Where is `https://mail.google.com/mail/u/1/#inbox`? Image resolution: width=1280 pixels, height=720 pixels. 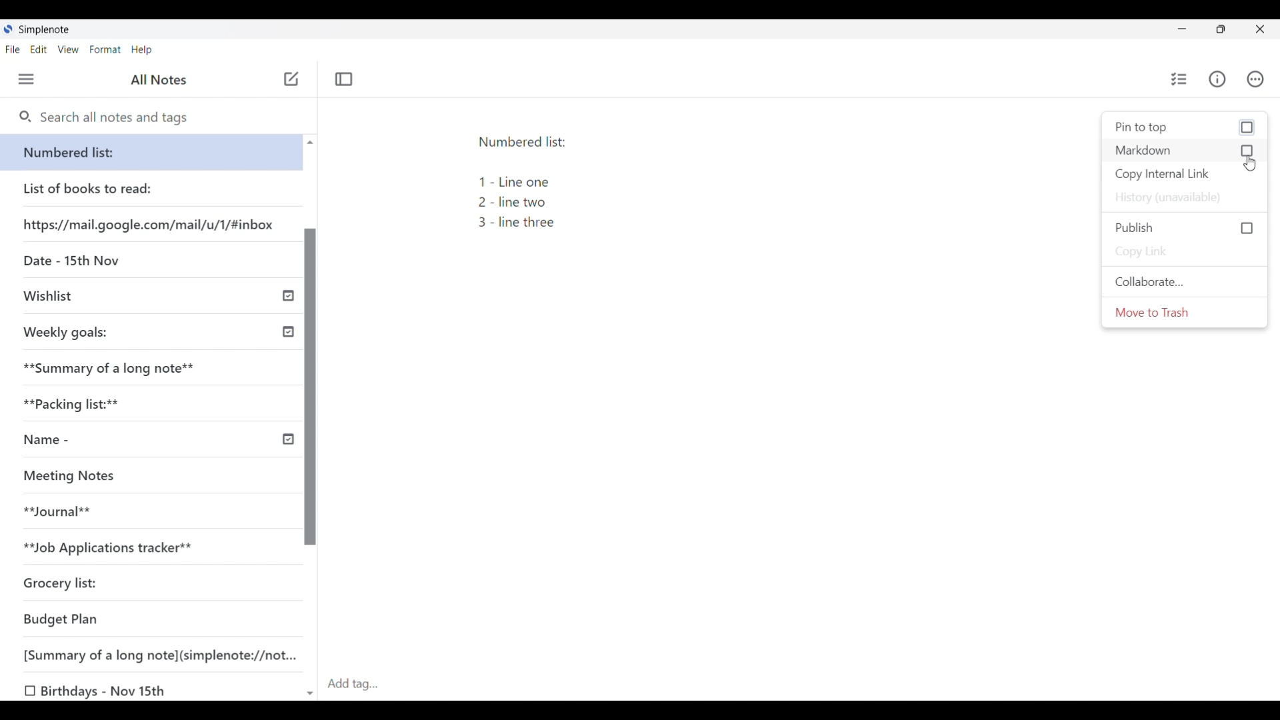 https://mail.google.com/mail/u/1/#inbox is located at coordinates (151, 225).